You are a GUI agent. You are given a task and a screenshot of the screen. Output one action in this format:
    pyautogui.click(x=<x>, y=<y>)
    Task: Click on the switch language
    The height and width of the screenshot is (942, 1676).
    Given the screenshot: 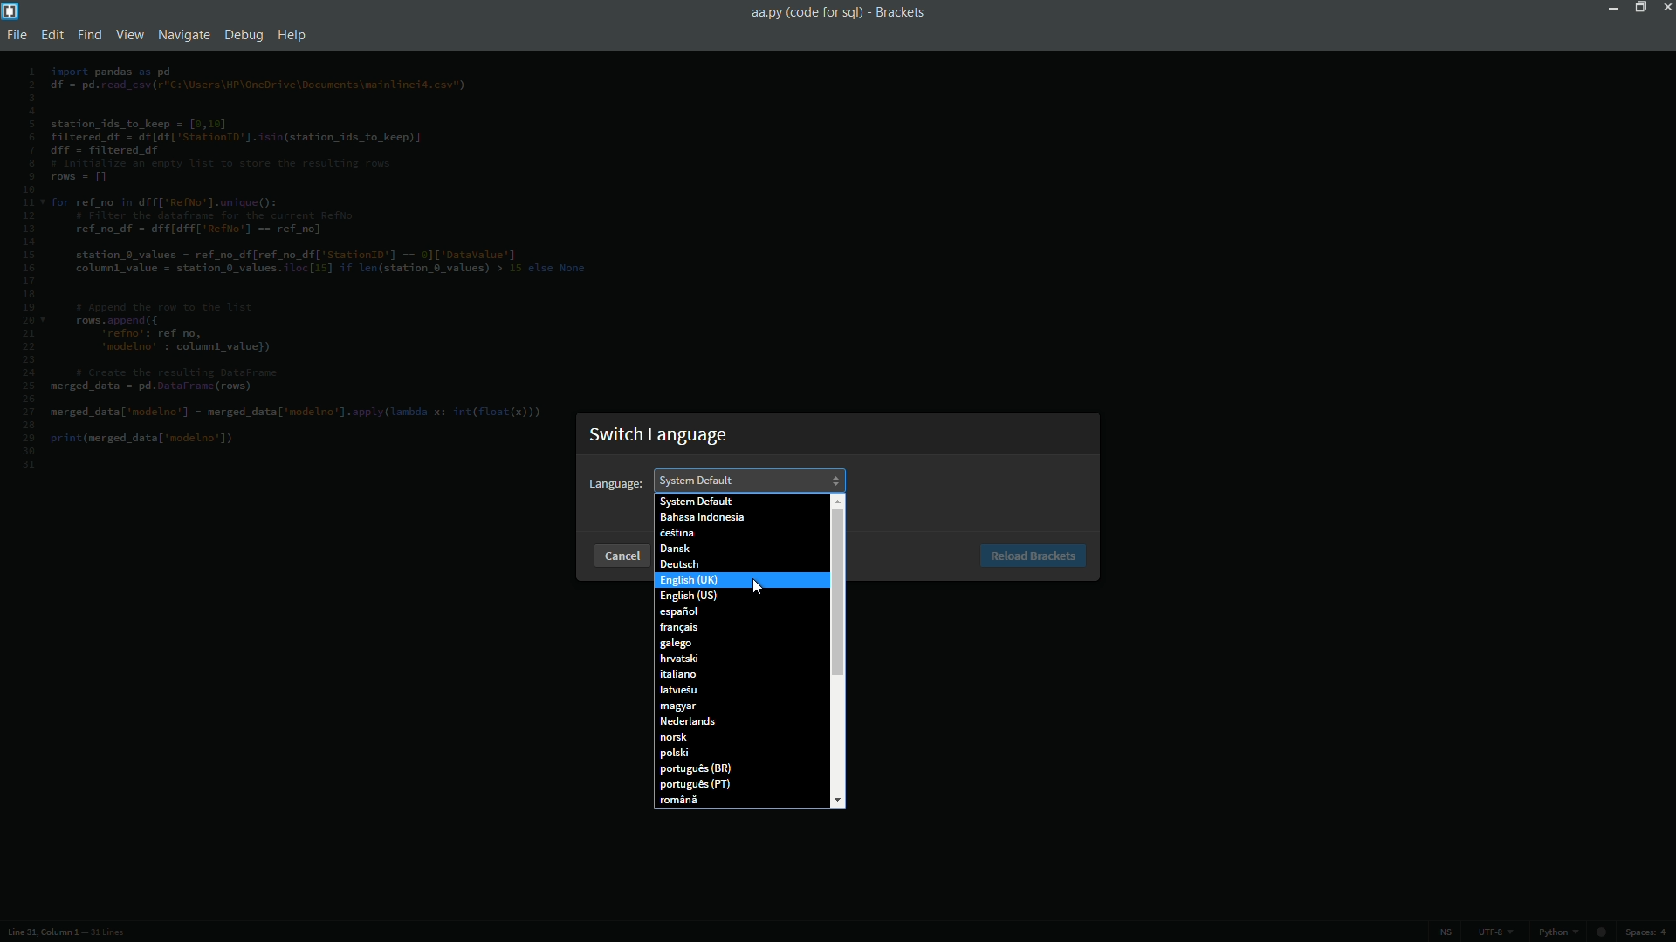 What is the action you would take?
    pyautogui.click(x=661, y=434)
    